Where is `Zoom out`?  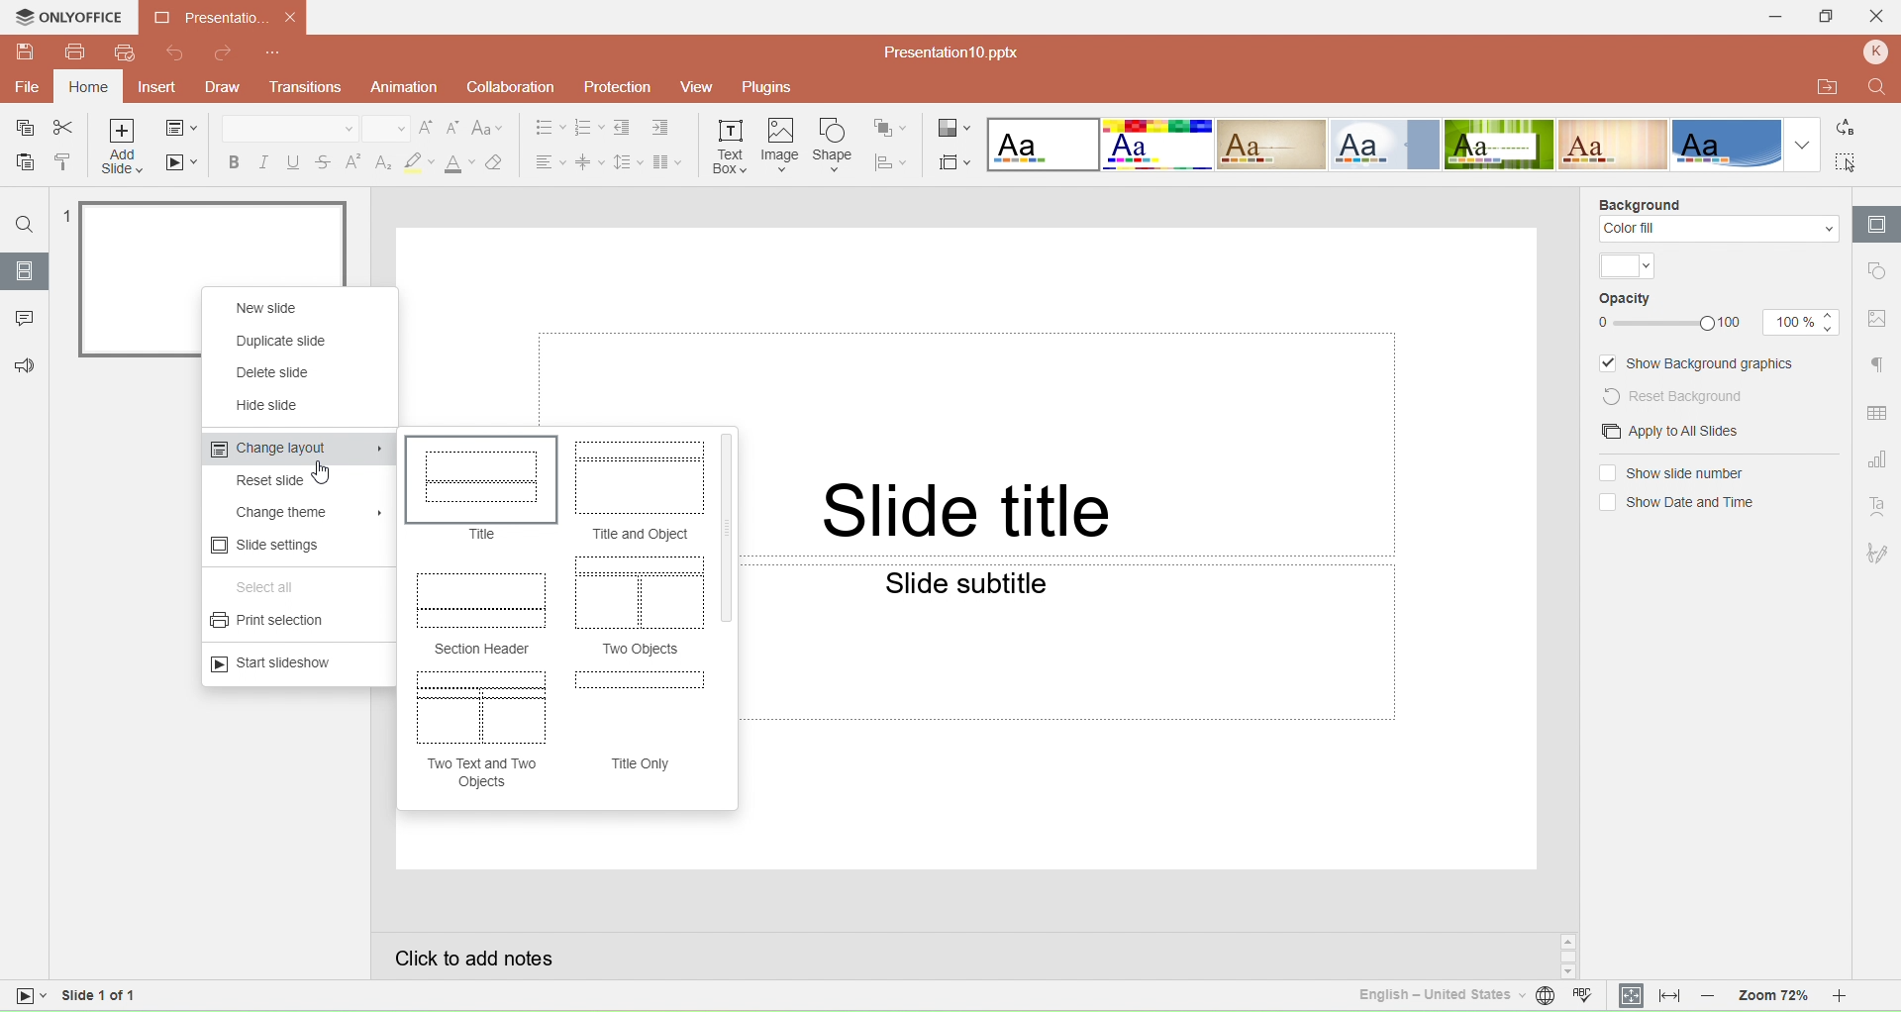
Zoom out is located at coordinates (1709, 996).